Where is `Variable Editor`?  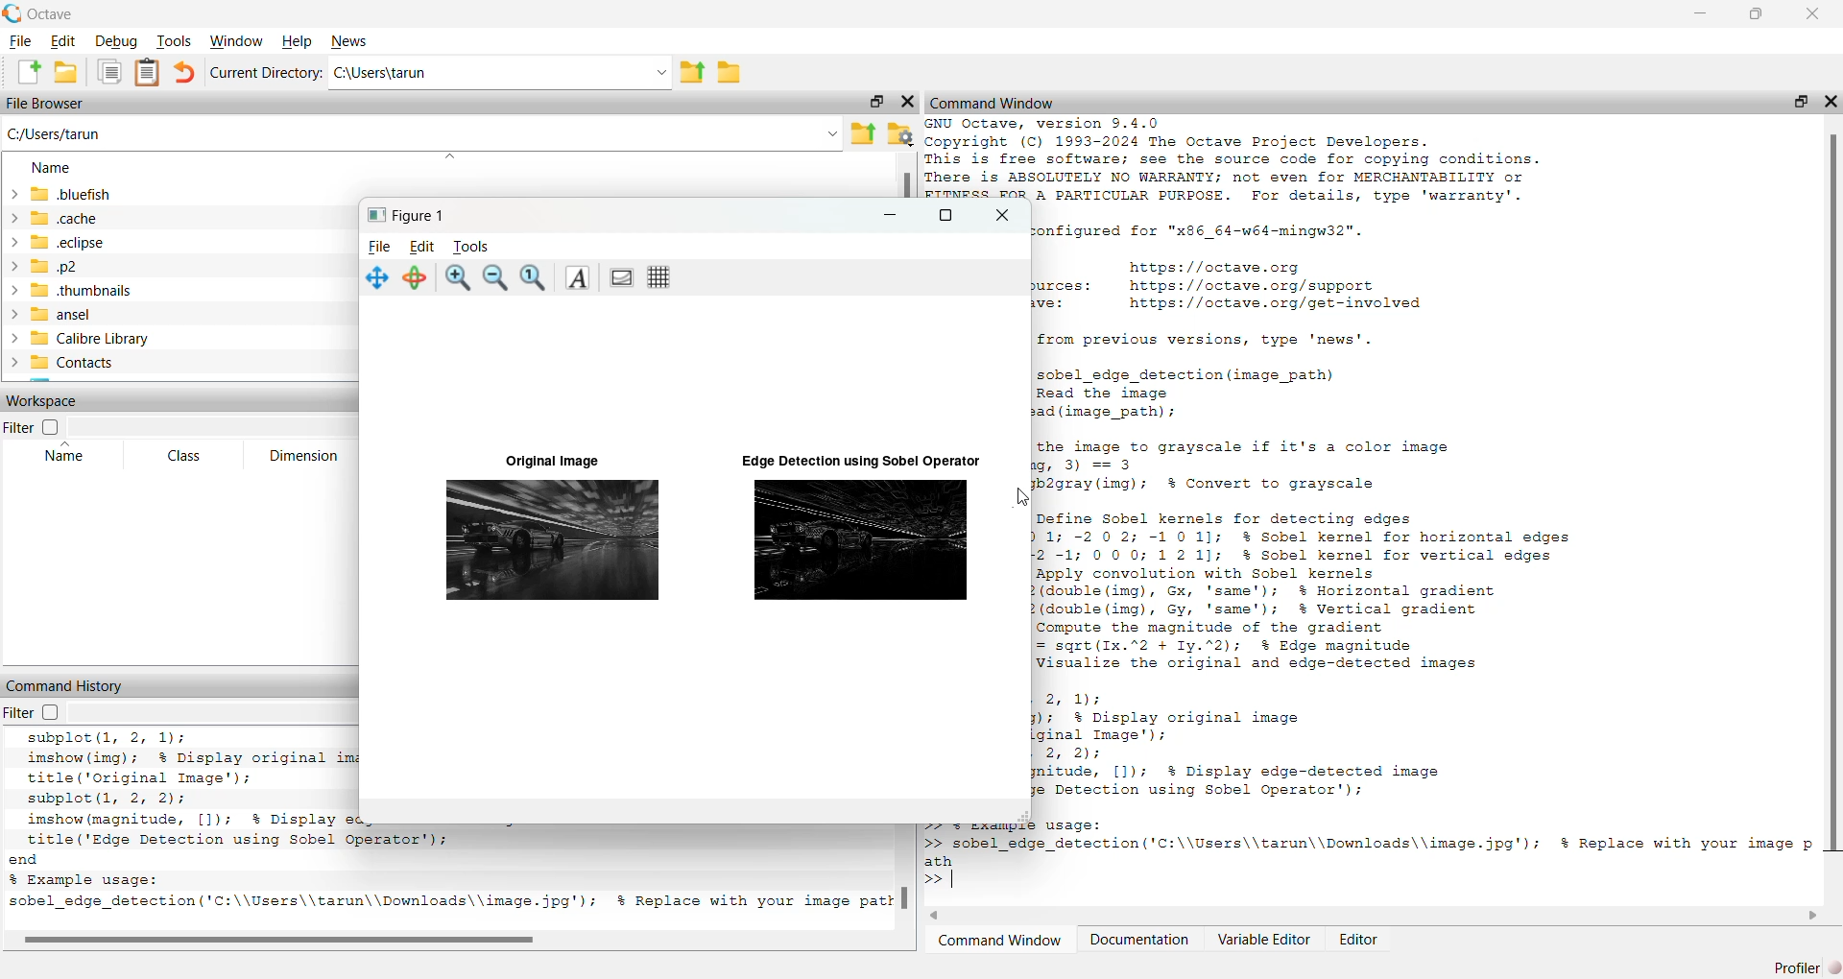
Variable Editor is located at coordinates (1265, 943).